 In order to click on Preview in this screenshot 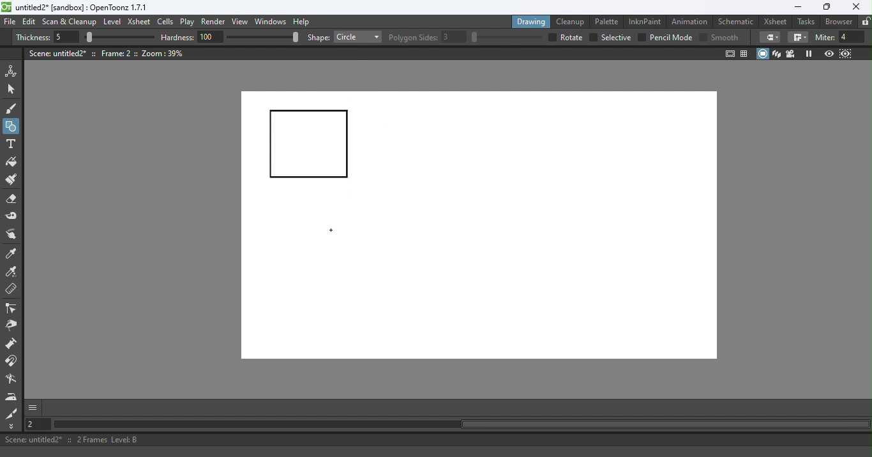, I will do `click(829, 54)`.